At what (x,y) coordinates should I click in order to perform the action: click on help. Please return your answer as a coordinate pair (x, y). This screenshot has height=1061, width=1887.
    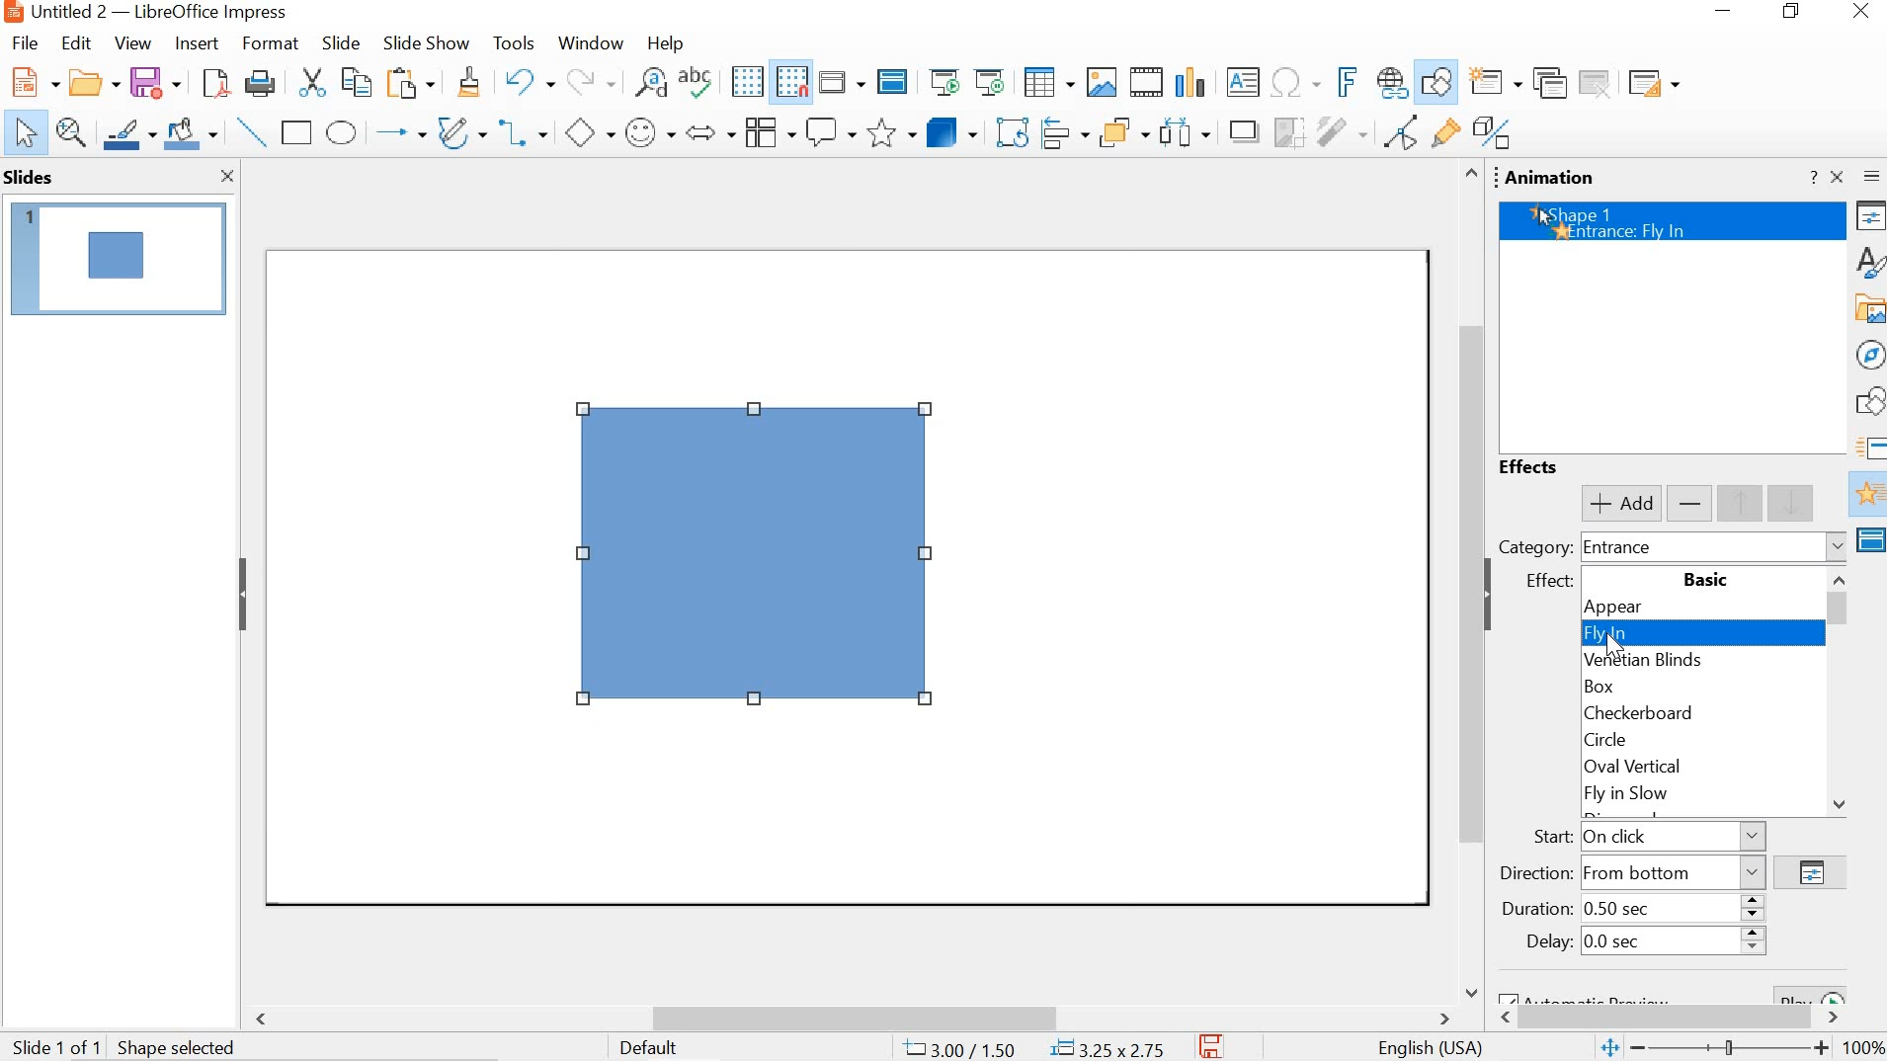
    Looking at the image, I should click on (1813, 179).